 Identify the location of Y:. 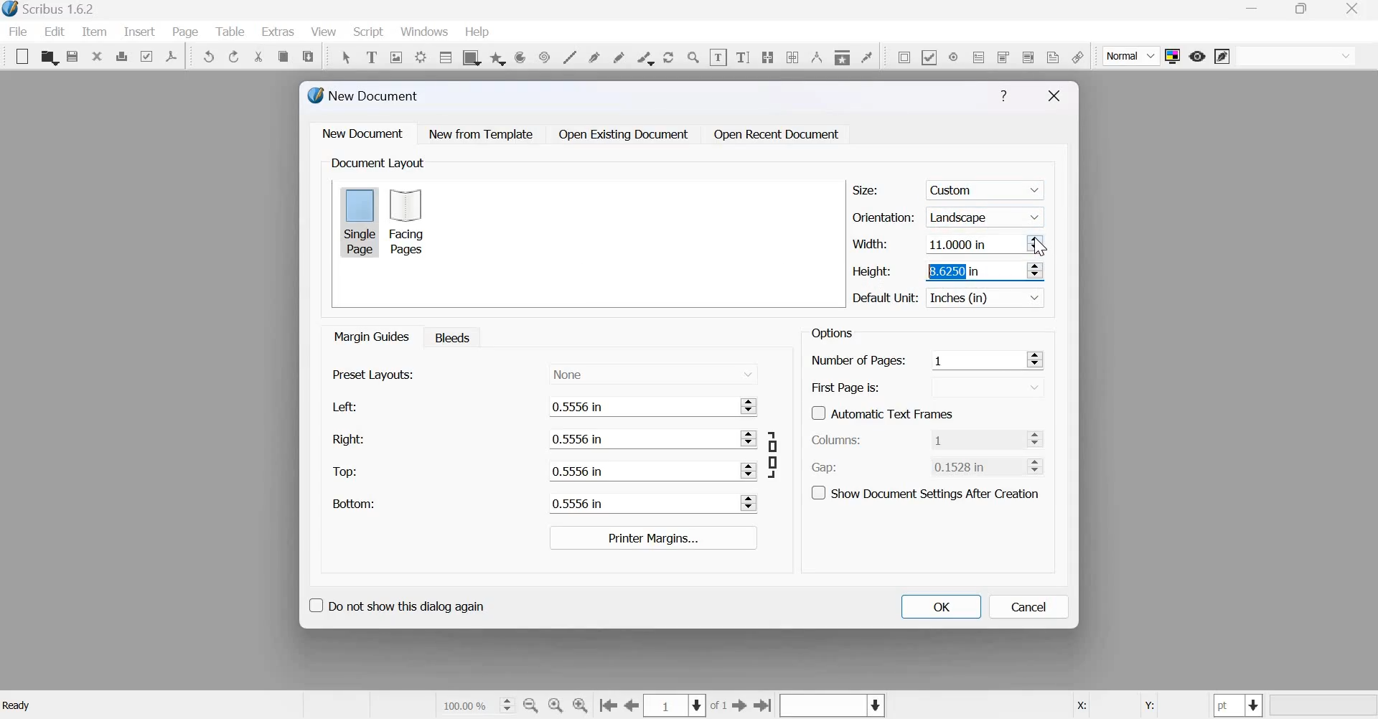
(1147, 706).